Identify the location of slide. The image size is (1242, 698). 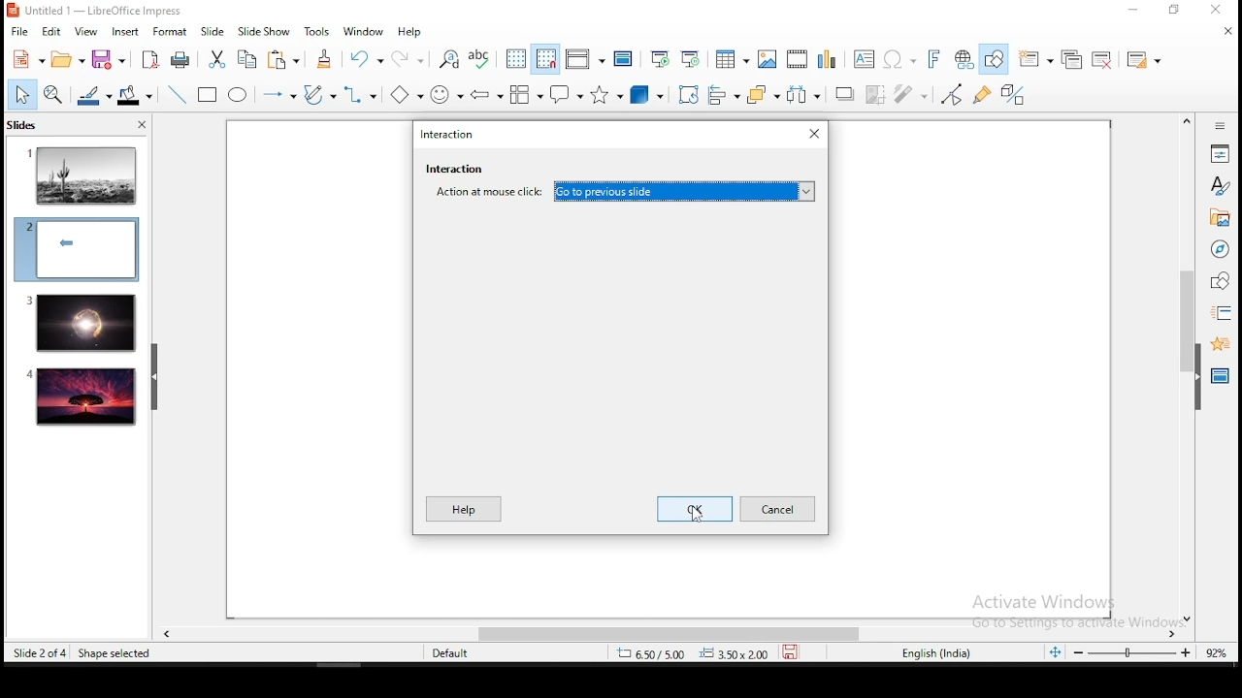
(212, 31).